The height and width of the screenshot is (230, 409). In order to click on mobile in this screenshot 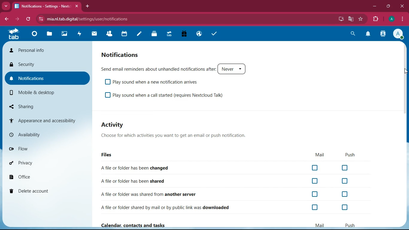, I will do `click(47, 93)`.